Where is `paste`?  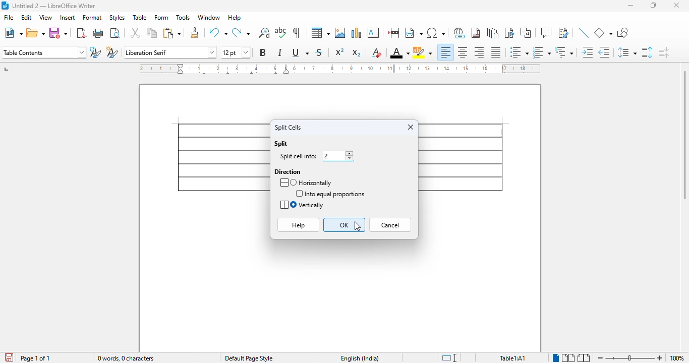
paste is located at coordinates (173, 33).